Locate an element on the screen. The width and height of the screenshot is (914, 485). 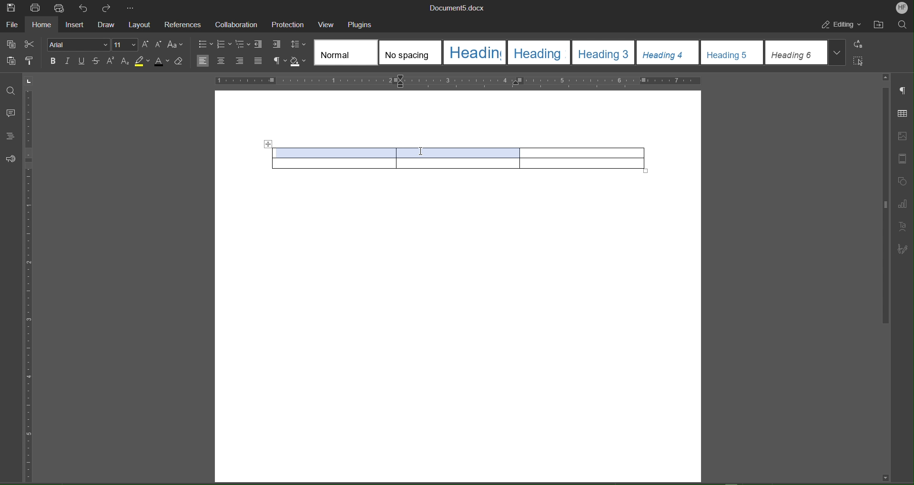
Normal is located at coordinates (346, 52).